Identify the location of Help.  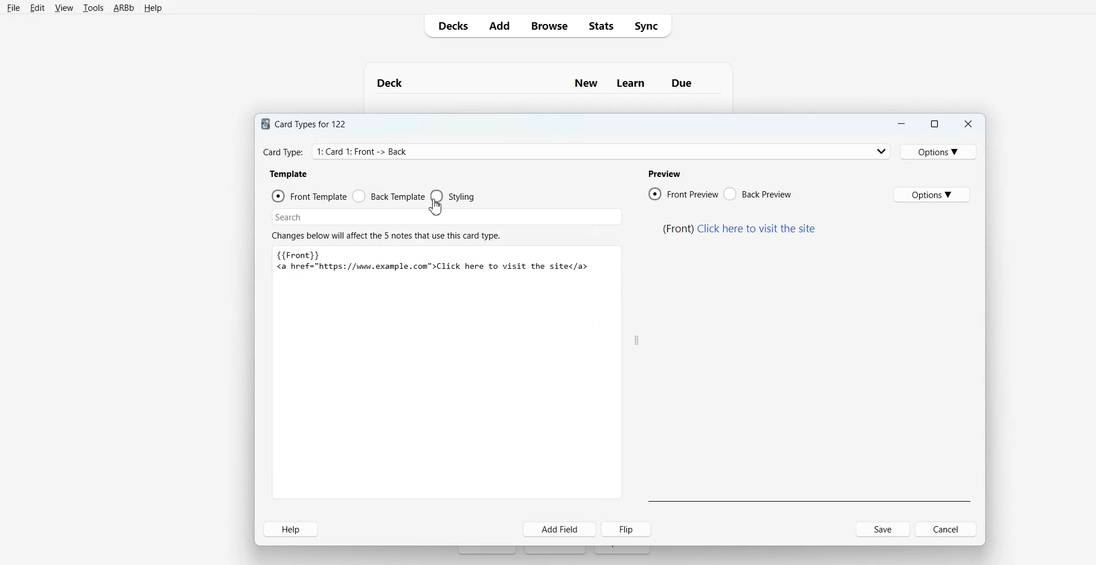
(152, 9).